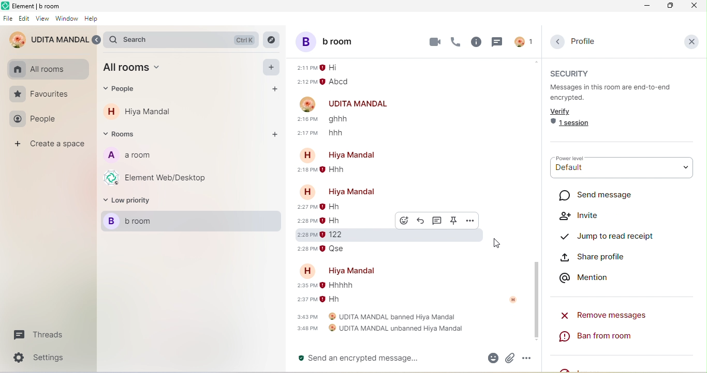 The height and width of the screenshot is (373, 707). What do you see at coordinates (646, 6) in the screenshot?
I see `minimize` at bounding box center [646, 6].